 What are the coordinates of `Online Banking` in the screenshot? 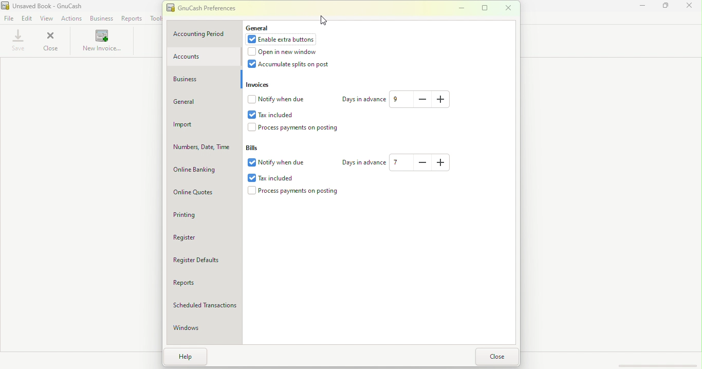 It's located at (198, 168).